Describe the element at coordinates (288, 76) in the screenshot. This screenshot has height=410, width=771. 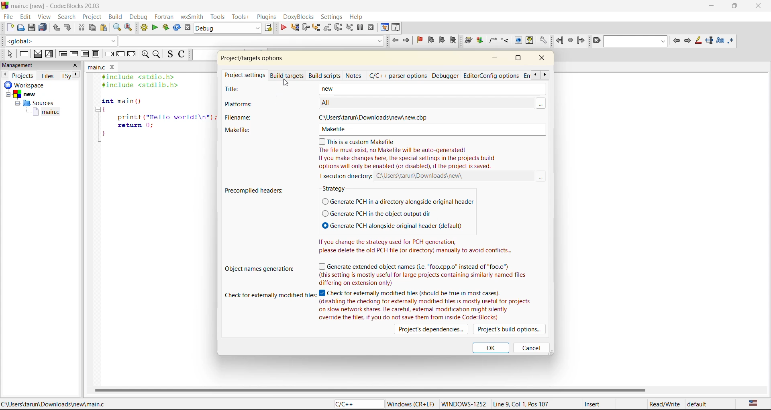
I see `build targets` at that location.